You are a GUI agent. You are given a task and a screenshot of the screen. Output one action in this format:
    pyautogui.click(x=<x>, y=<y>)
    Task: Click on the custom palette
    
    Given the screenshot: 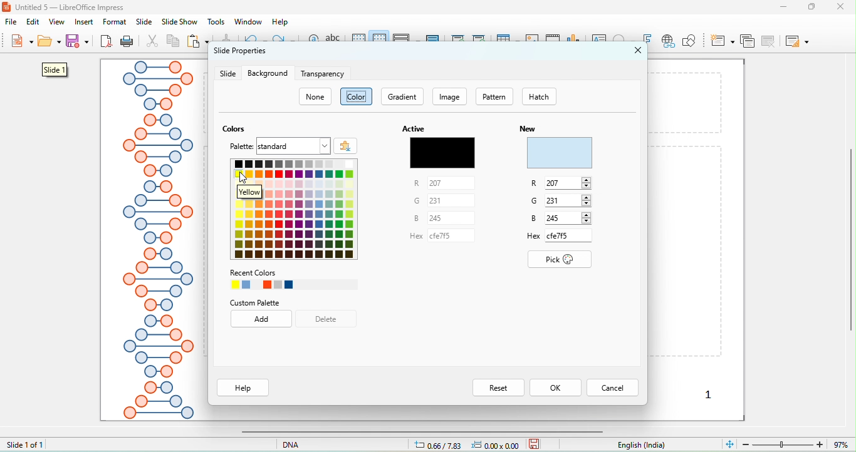 What is the action you would take?
    pyautogui.click(x=254, y=303)
    